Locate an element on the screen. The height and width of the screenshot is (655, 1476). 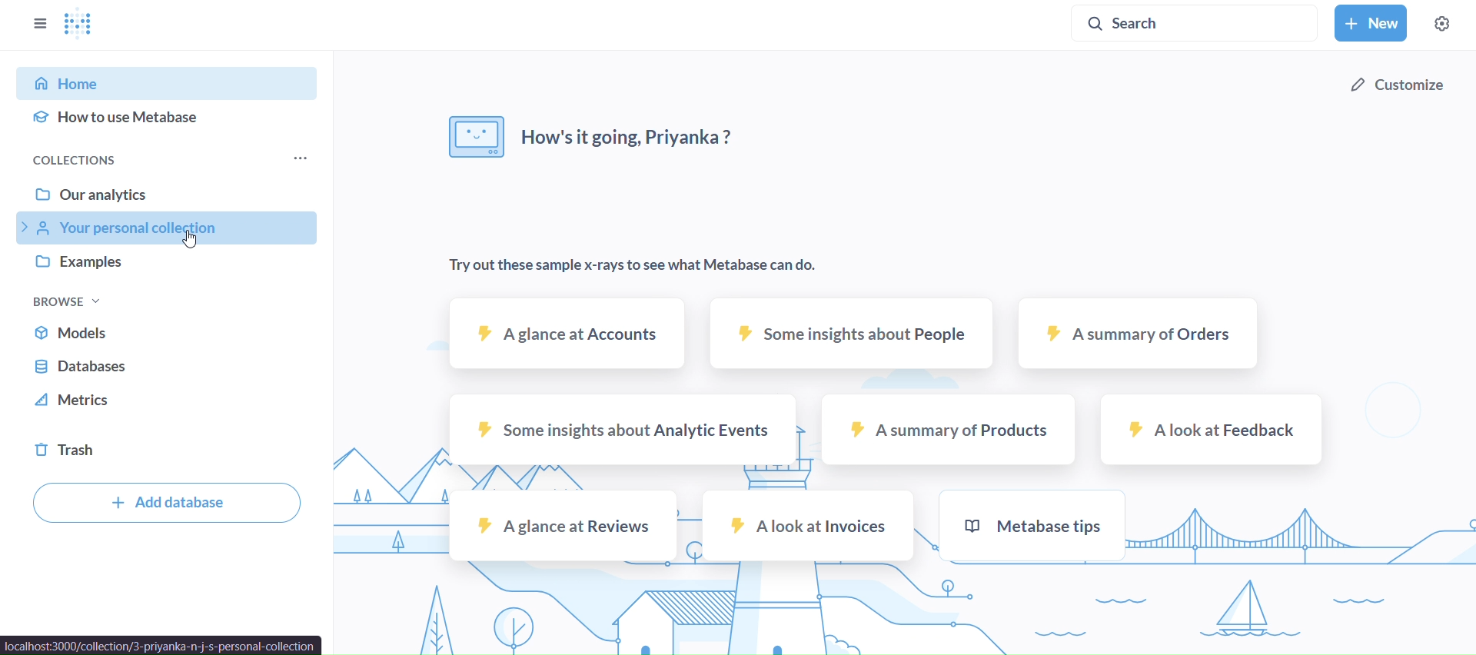
database is located at coordinates (173, 365).